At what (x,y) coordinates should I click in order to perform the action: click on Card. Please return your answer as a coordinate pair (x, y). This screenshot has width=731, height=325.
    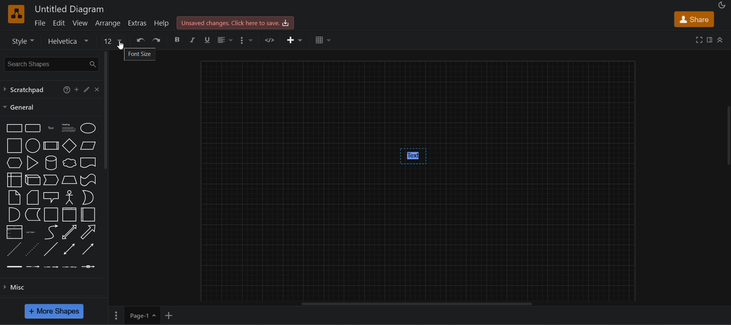
    Looking at the image, I should click on (33, 198).